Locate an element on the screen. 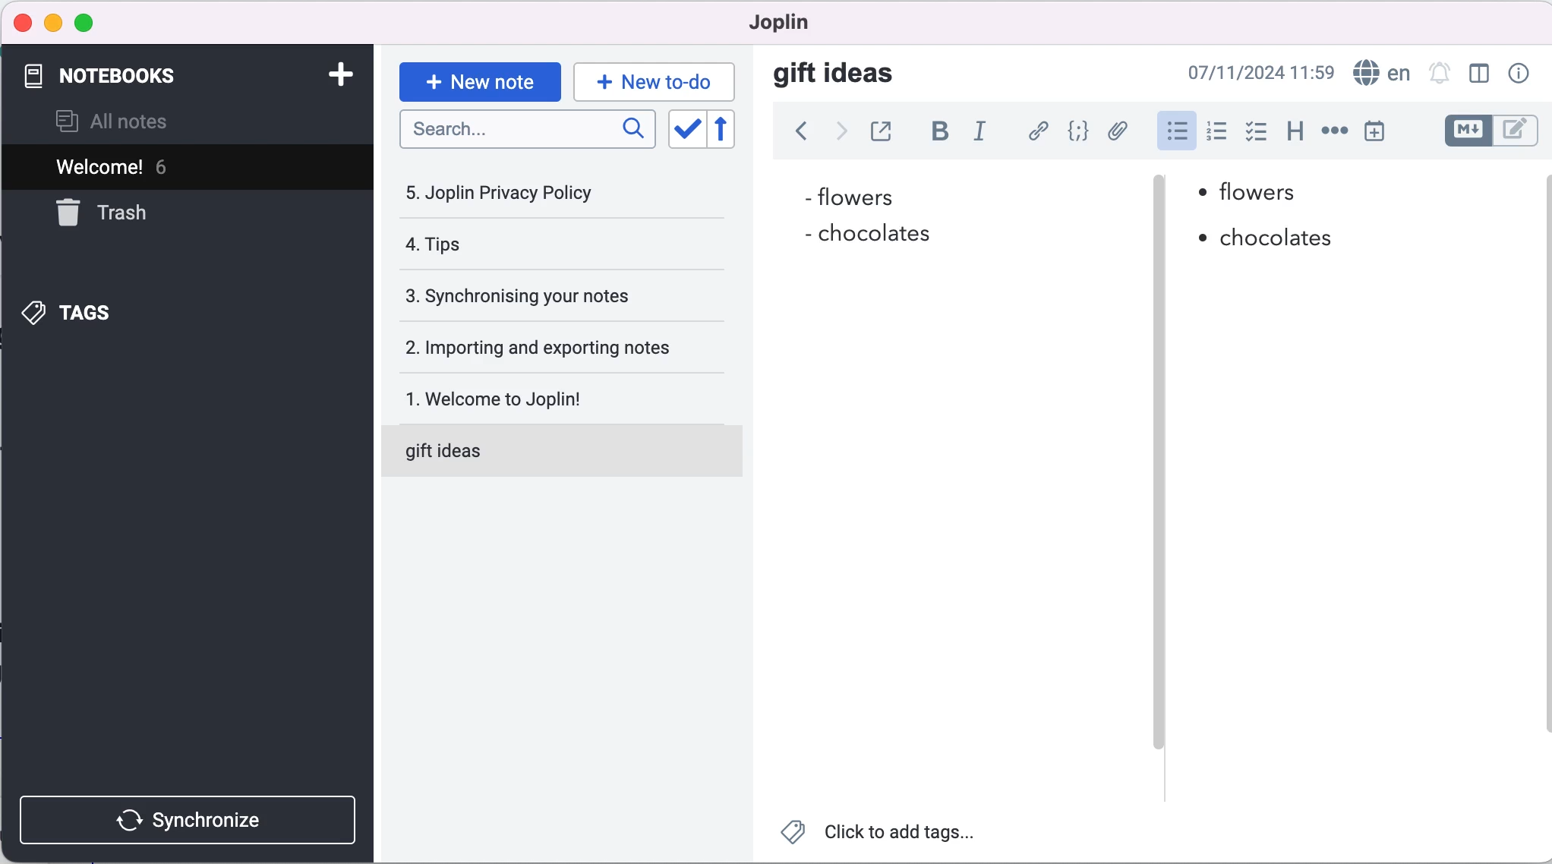 This screenshot has height=864, width=1552. joplin privacy policy is located at coordinates (510, 193).